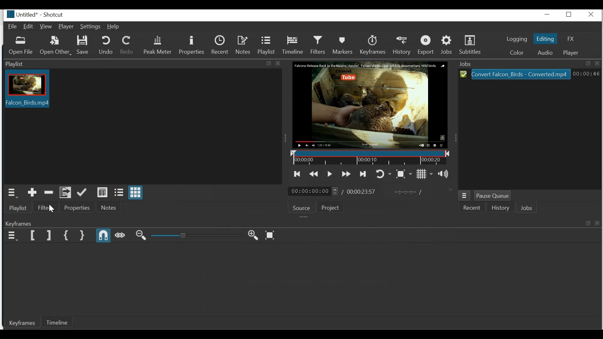  Describe the element at coordinates (90, 27) in the screenshot. I see `Settings` at that location.